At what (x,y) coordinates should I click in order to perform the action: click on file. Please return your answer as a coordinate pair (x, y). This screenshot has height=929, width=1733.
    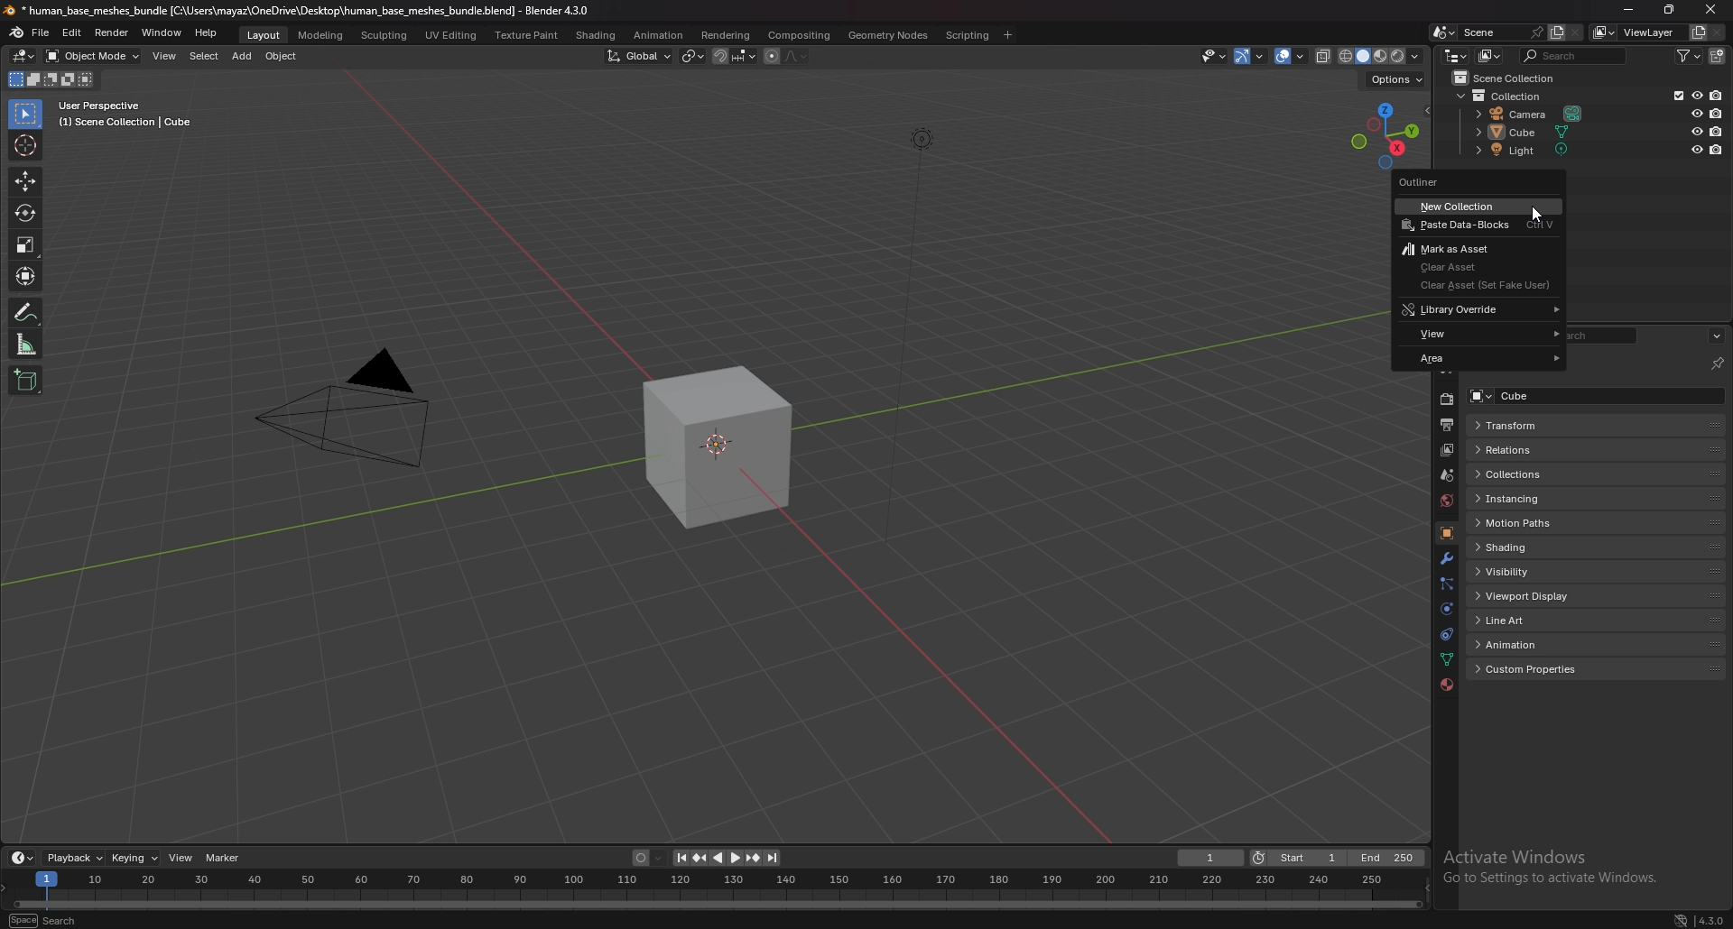
    Looking at the image, I should click on (42, 33).